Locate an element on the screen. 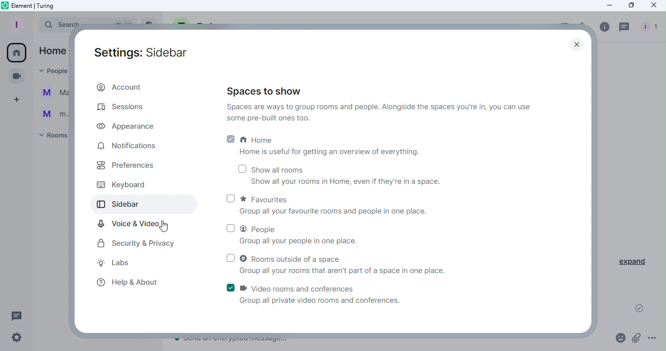 The image size is (666, 351). Appearance is located at coordinates (121, 128).